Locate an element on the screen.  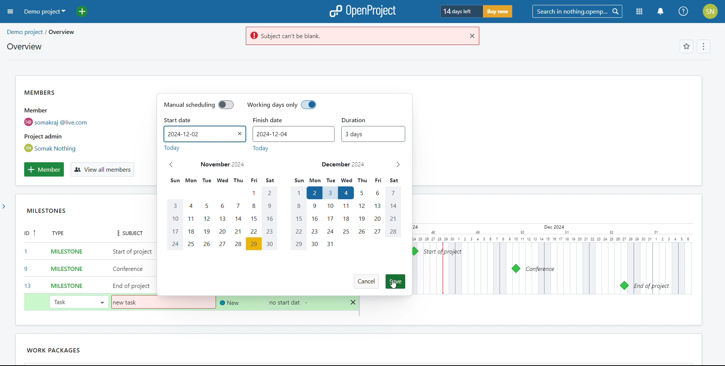
today is located at coordinates (216, 148).